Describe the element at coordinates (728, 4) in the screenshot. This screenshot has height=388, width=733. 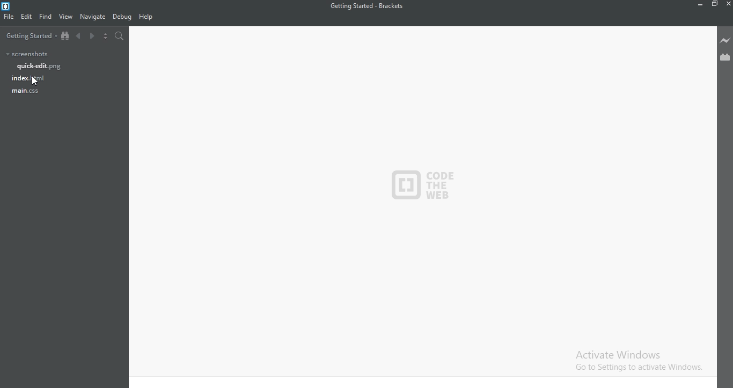
I see `close` at that location.